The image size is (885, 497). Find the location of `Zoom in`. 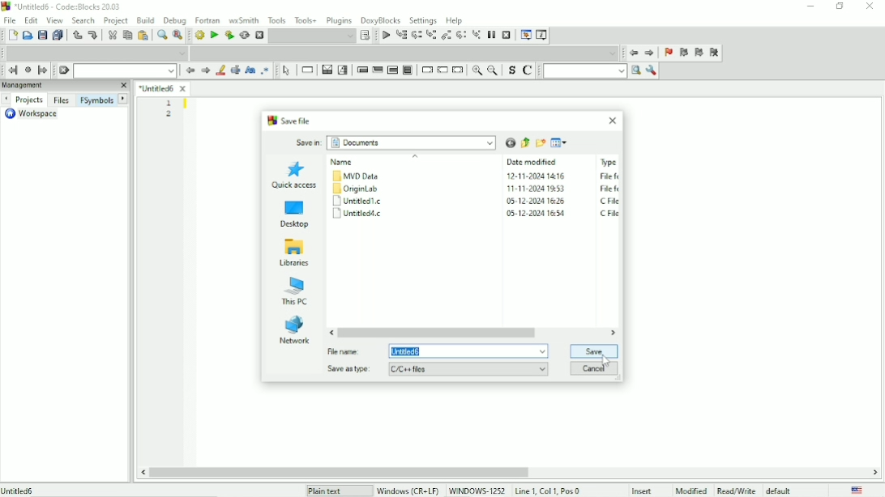

Zoom in is located at coordinates (478, 71).